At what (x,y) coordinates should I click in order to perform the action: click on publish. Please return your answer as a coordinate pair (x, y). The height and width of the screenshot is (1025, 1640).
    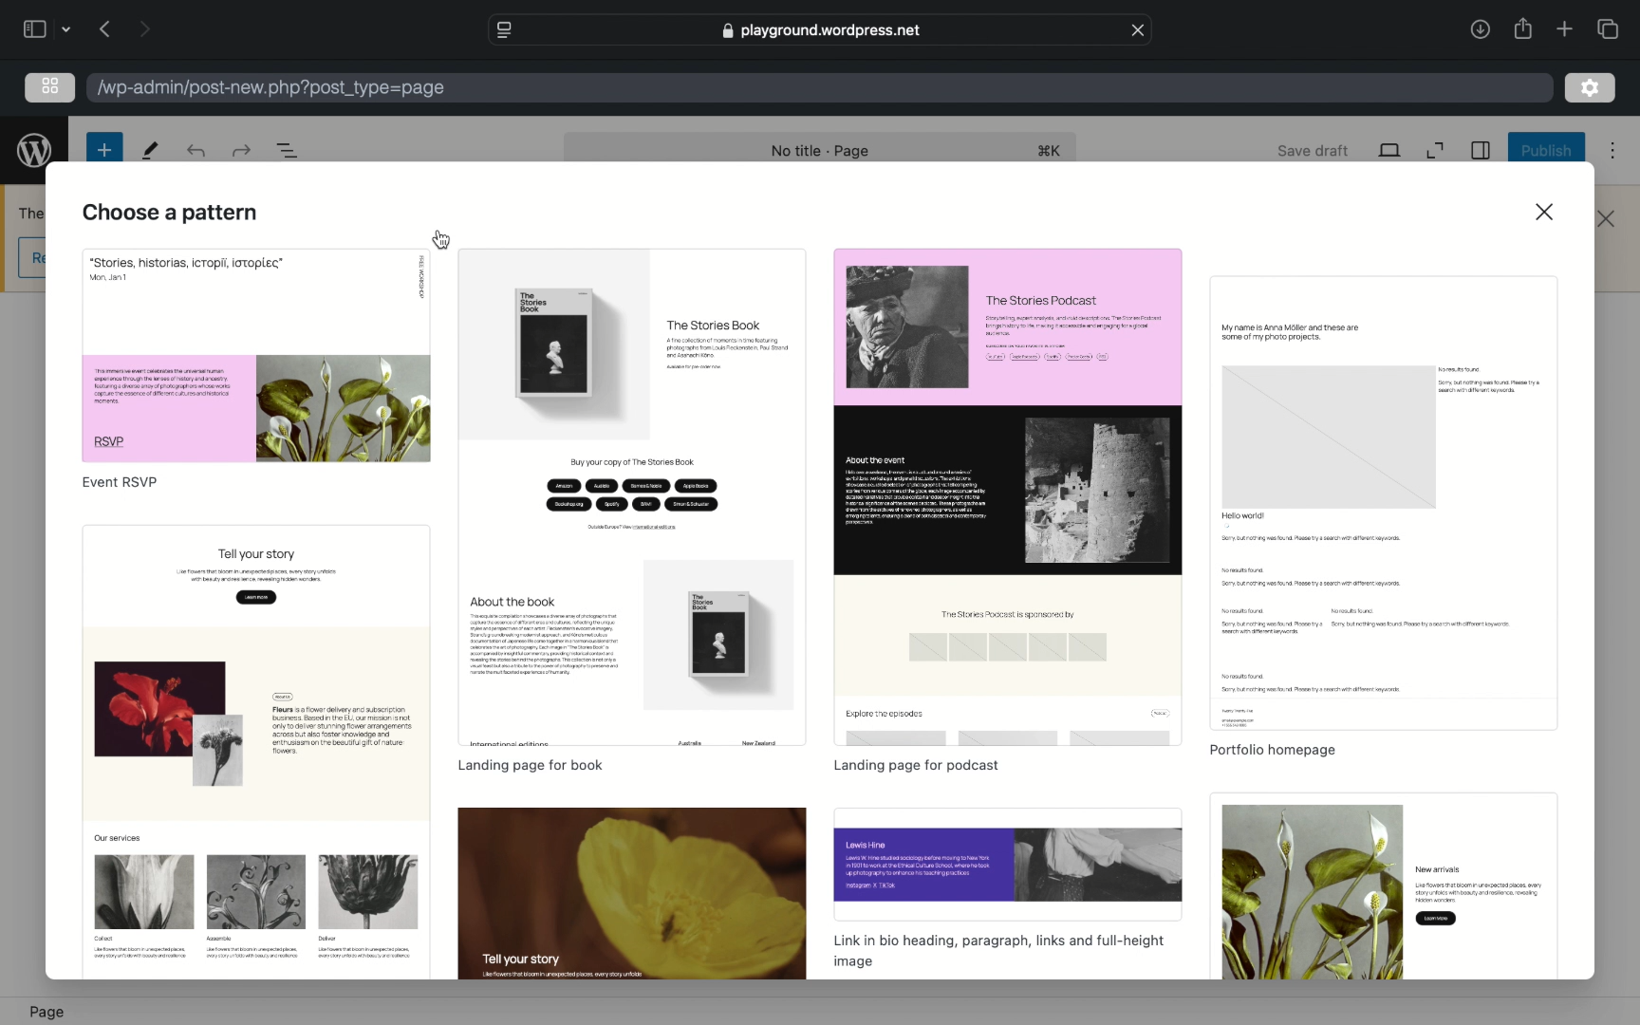
    Looking at the image, I should click on (1544, 150).